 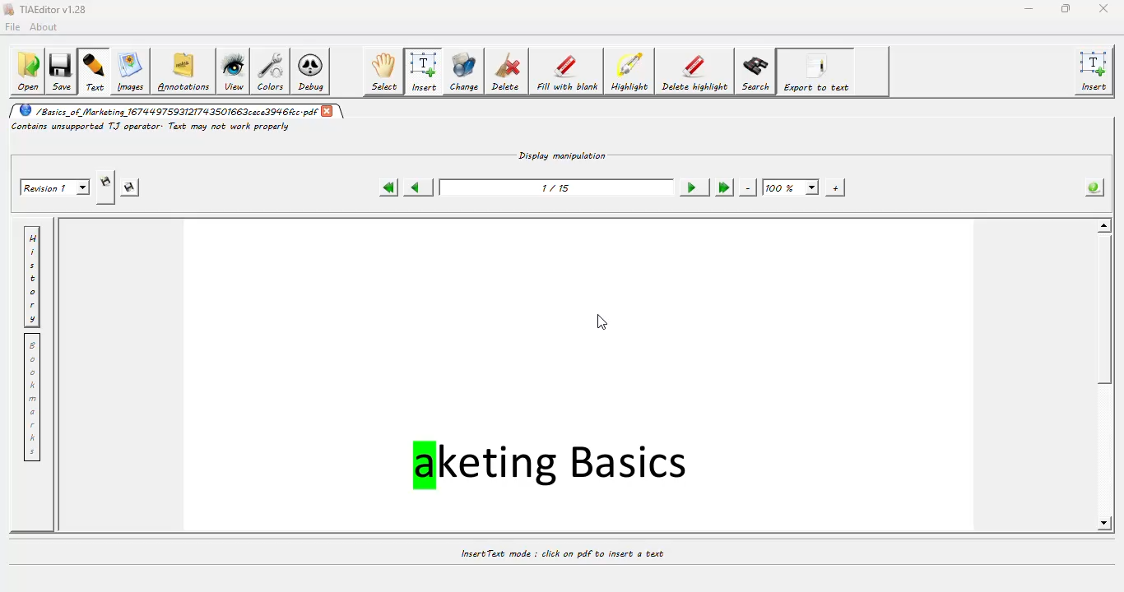 What do you see at coordinates (464, 72) in the screenshot?
I see `change` at bounding box center [464, 72].